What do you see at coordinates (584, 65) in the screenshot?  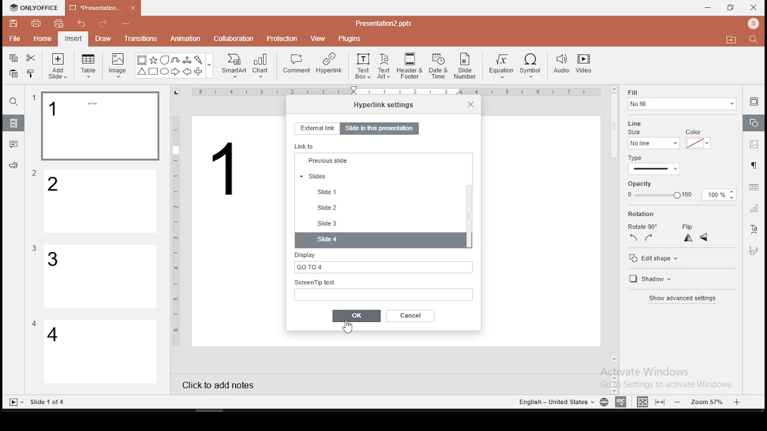 I see `video` at bounding box center [584, 65].